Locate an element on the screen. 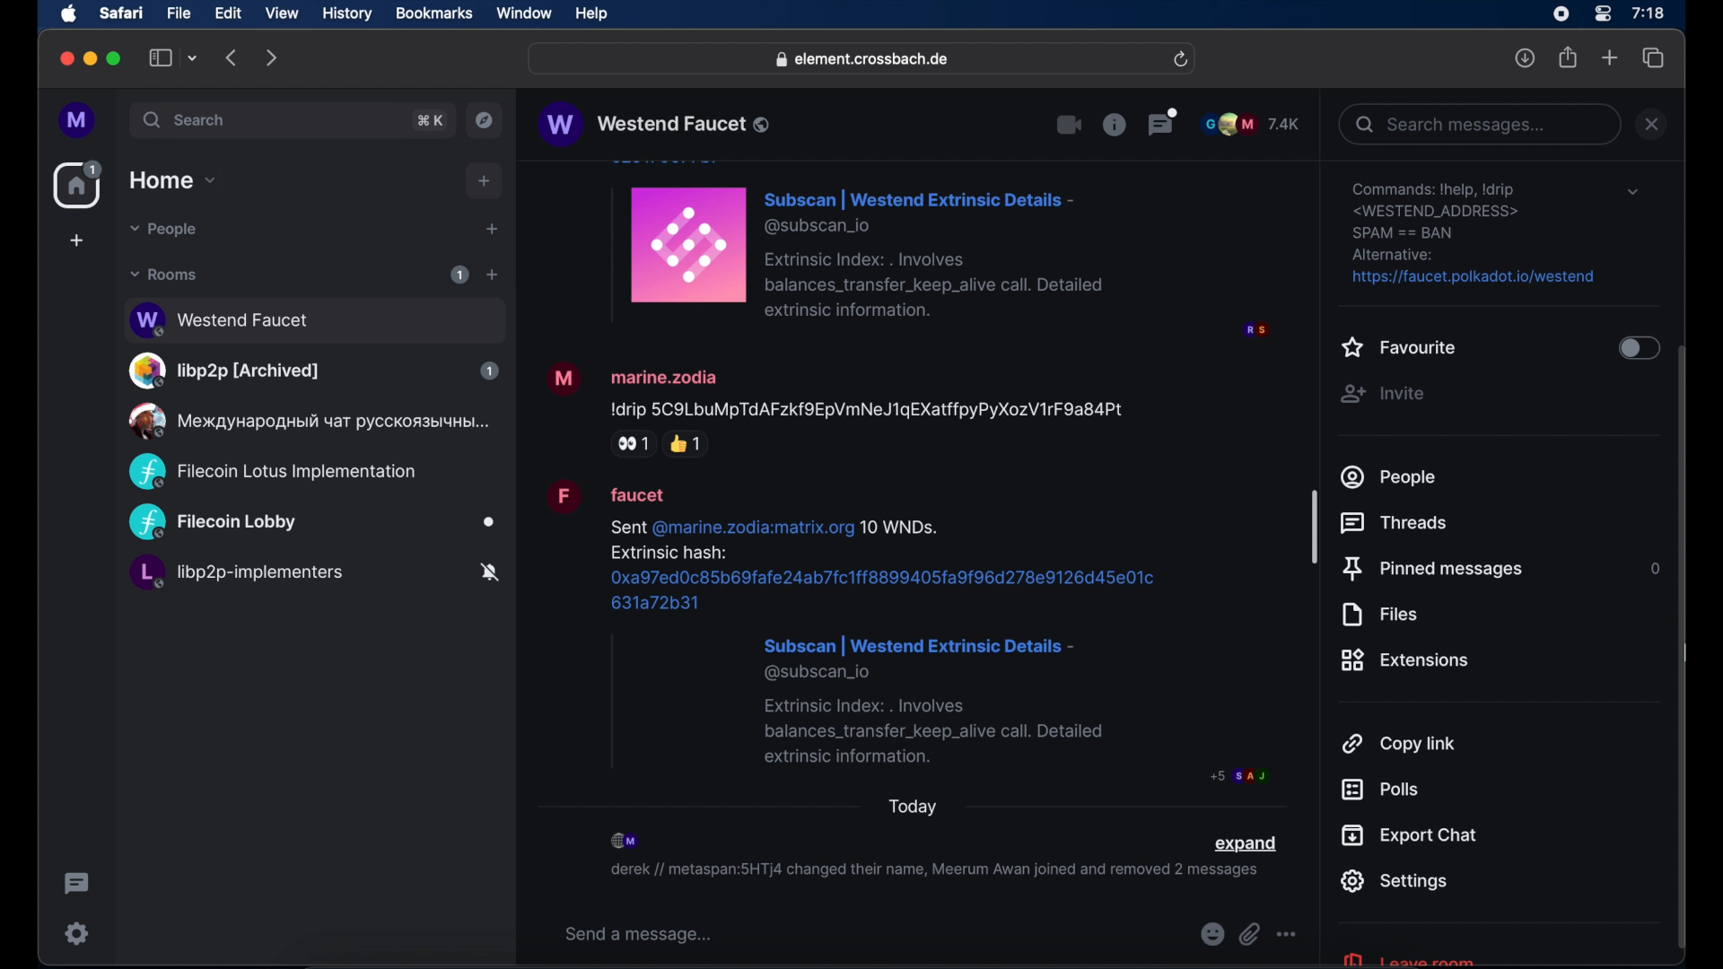 Image resolution: width=1723 pixels, height=969 pixels. safari is located at coordinates (120, 13).